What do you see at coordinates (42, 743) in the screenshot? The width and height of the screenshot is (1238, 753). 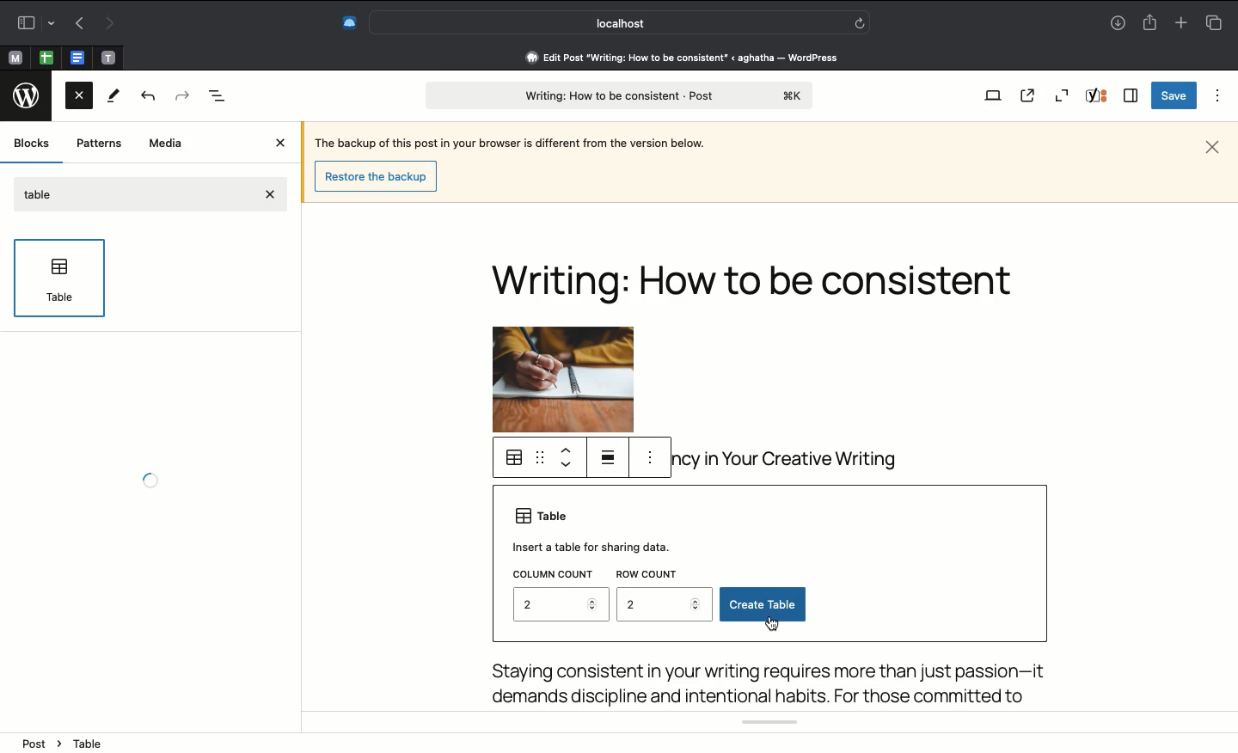 I see `post` at bounding box center [42, 743].